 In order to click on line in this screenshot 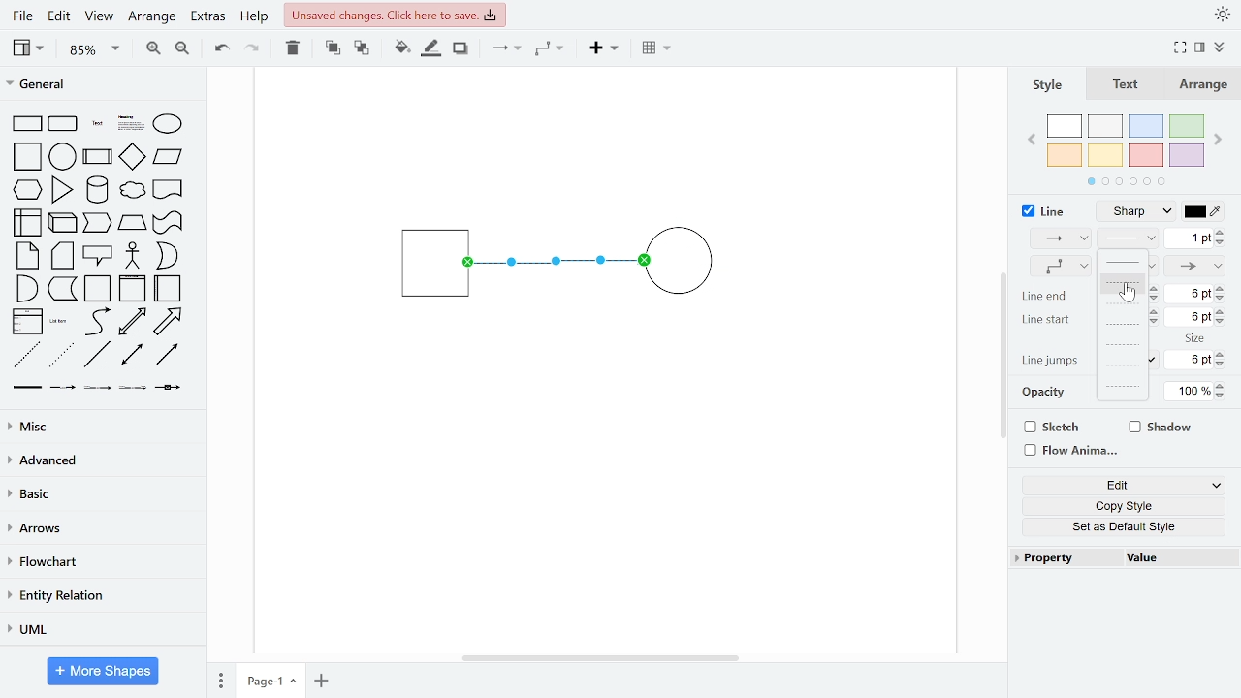, I will do `click(1044, 211)`.